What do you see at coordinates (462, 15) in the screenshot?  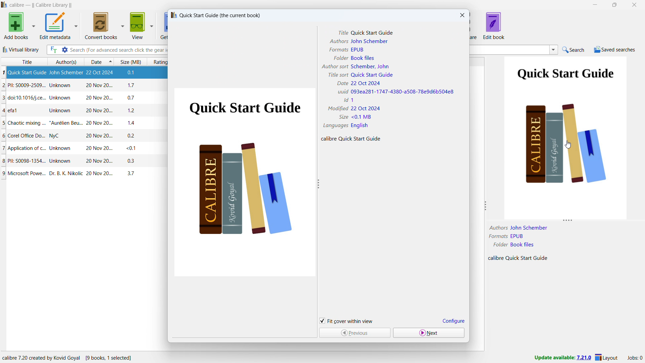 I see `close` at bounding box center [462, 15].